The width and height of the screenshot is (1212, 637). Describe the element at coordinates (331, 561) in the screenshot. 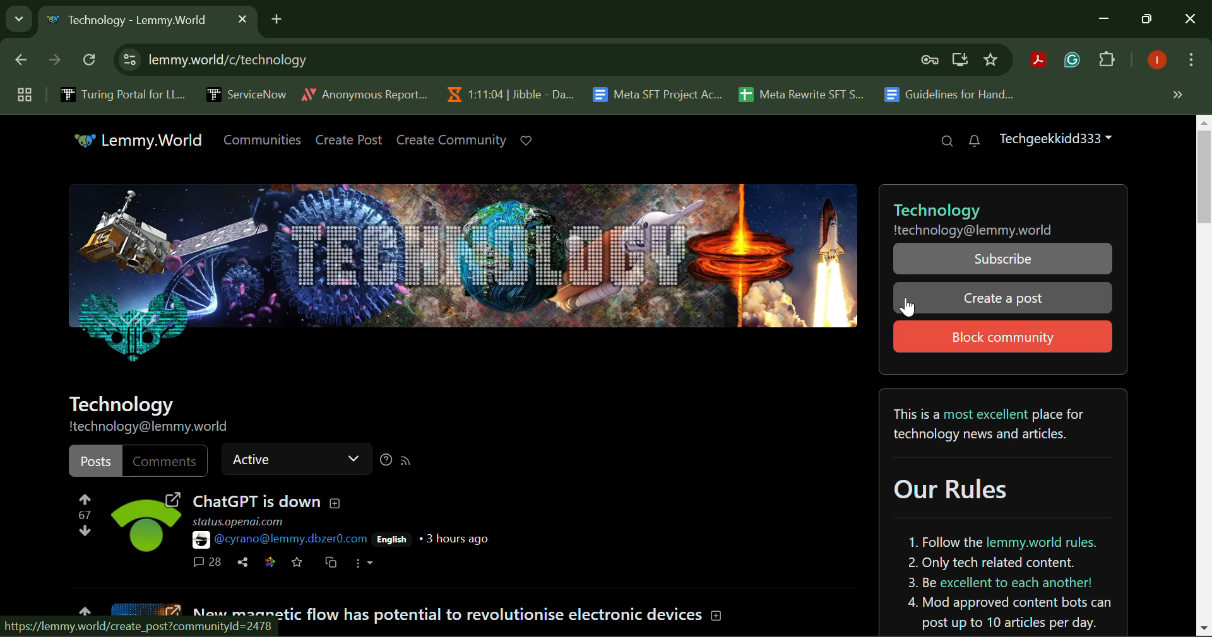

I see `Cross-post` at that location.